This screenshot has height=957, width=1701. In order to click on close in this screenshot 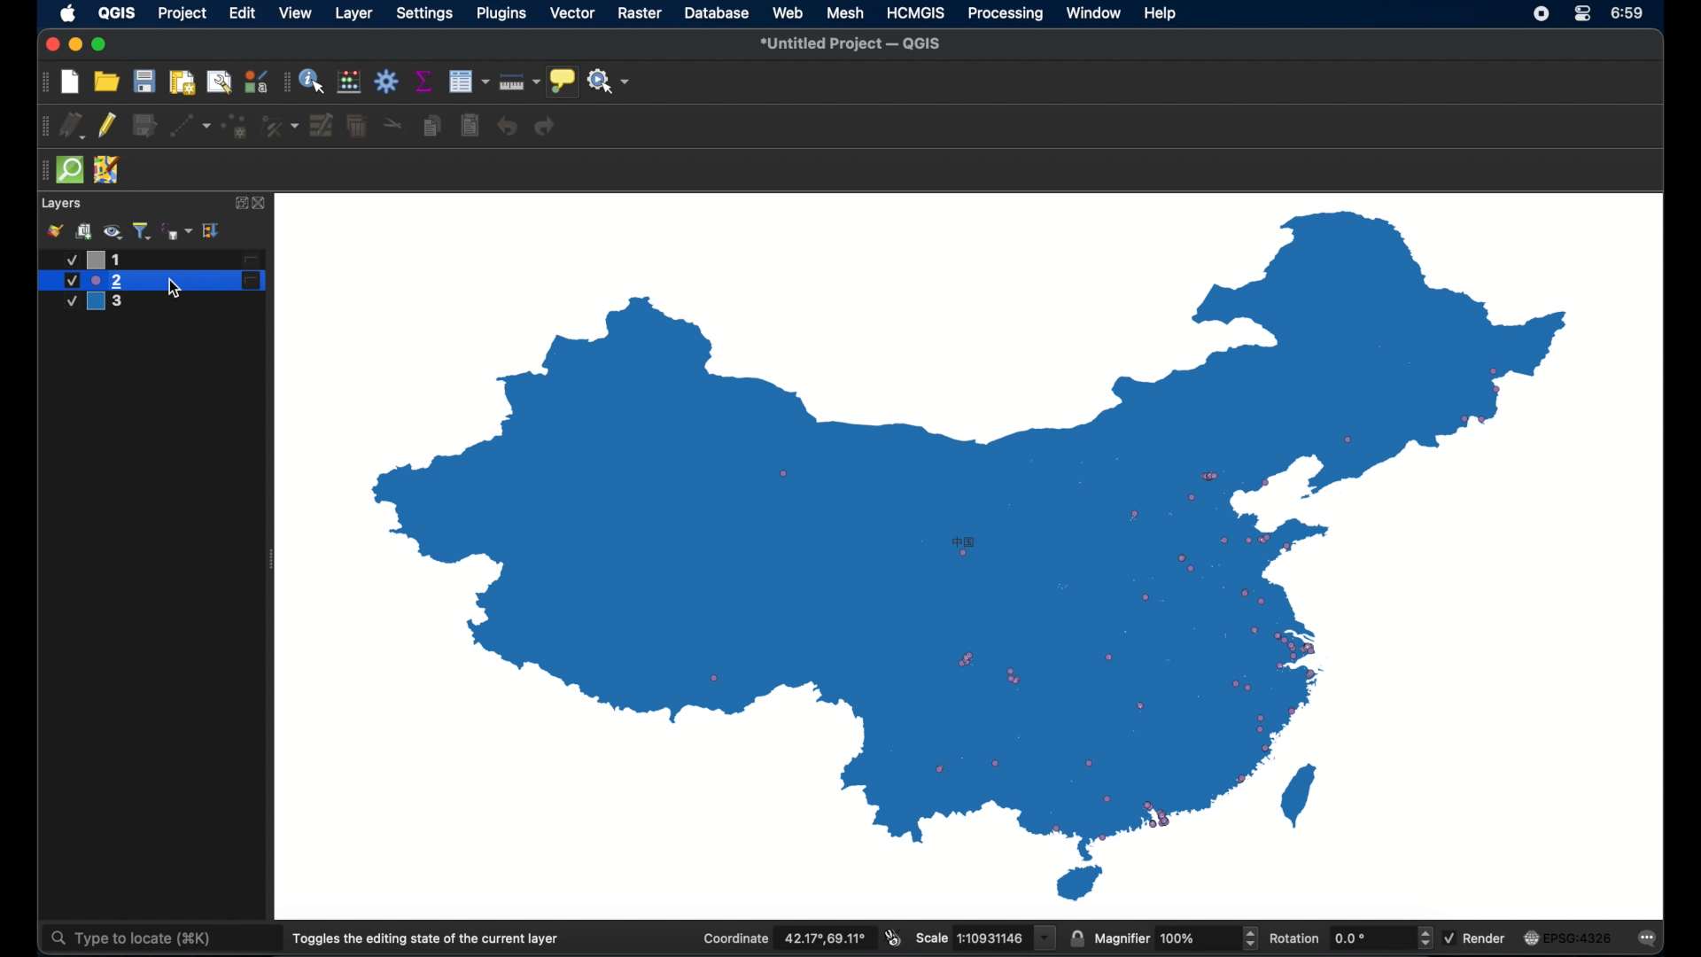, I will do `click(50, 45)`.